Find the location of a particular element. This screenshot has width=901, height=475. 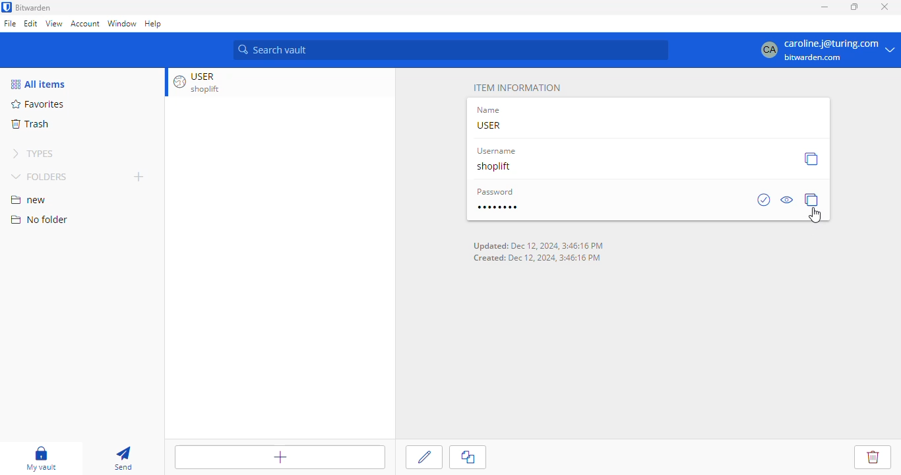

item information is located at coordinates (516, 88).